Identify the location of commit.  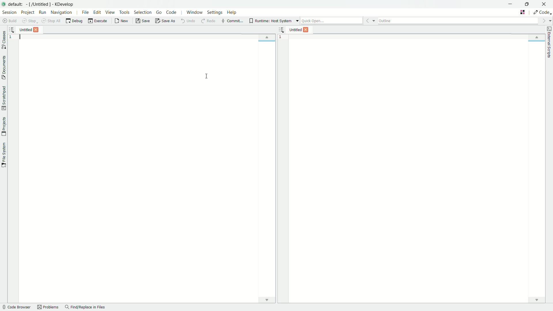
(232, 20).